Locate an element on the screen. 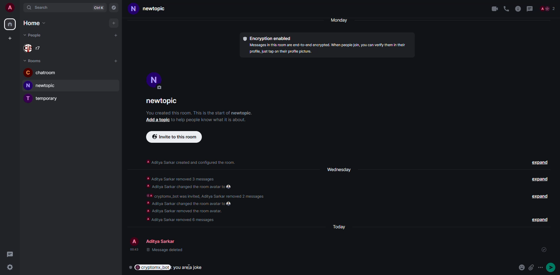  add is located at coordinates (9, 39).